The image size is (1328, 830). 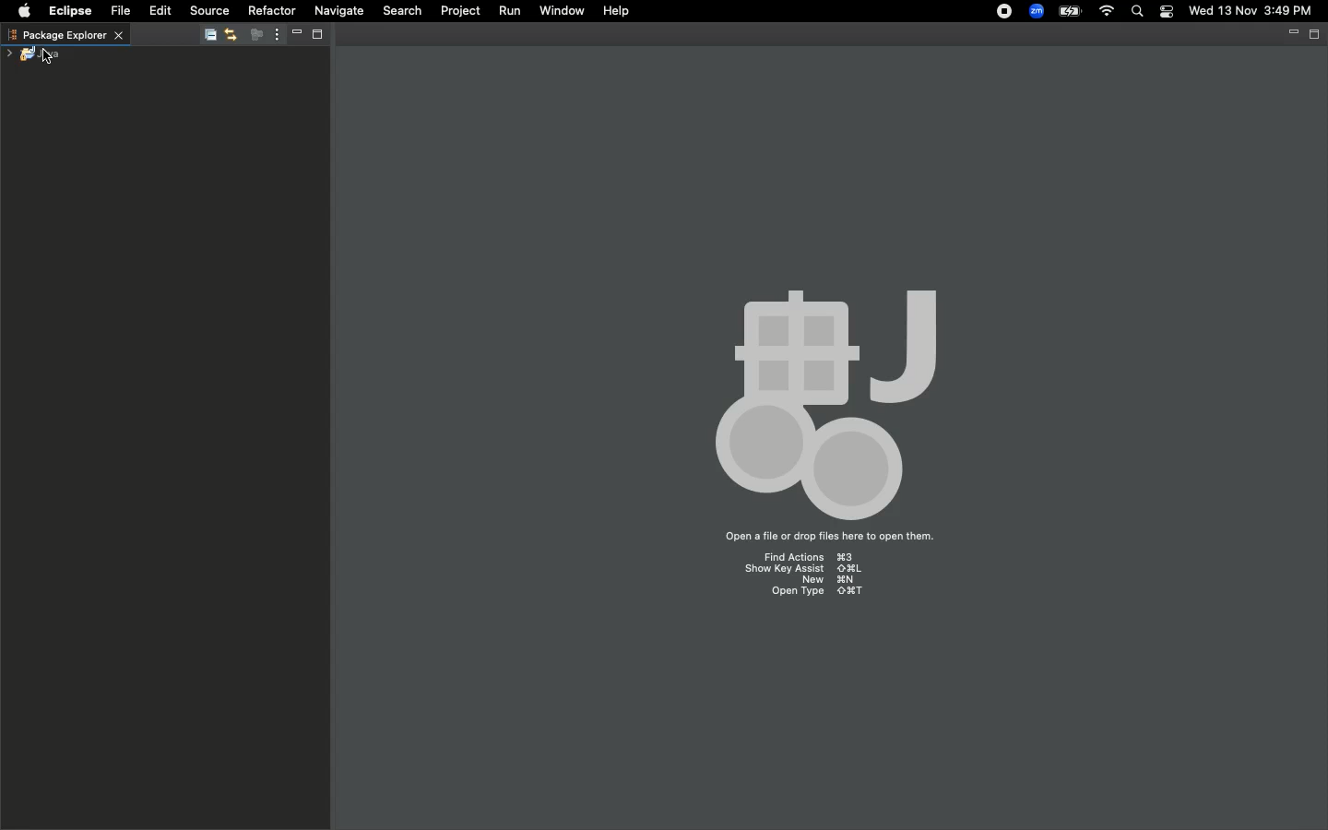 What do you see at coordinates (208, 36) in the screenshot?
I see `Collapse all` at bounding box center [208, 36].